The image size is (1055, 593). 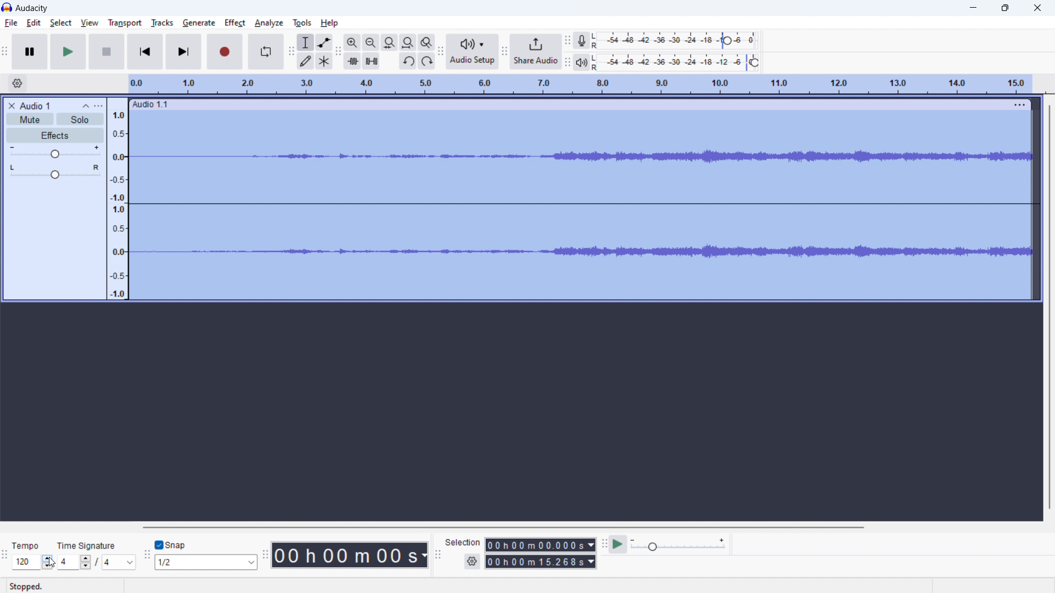 I want to click on recording meter, so click(x=579, y=41).